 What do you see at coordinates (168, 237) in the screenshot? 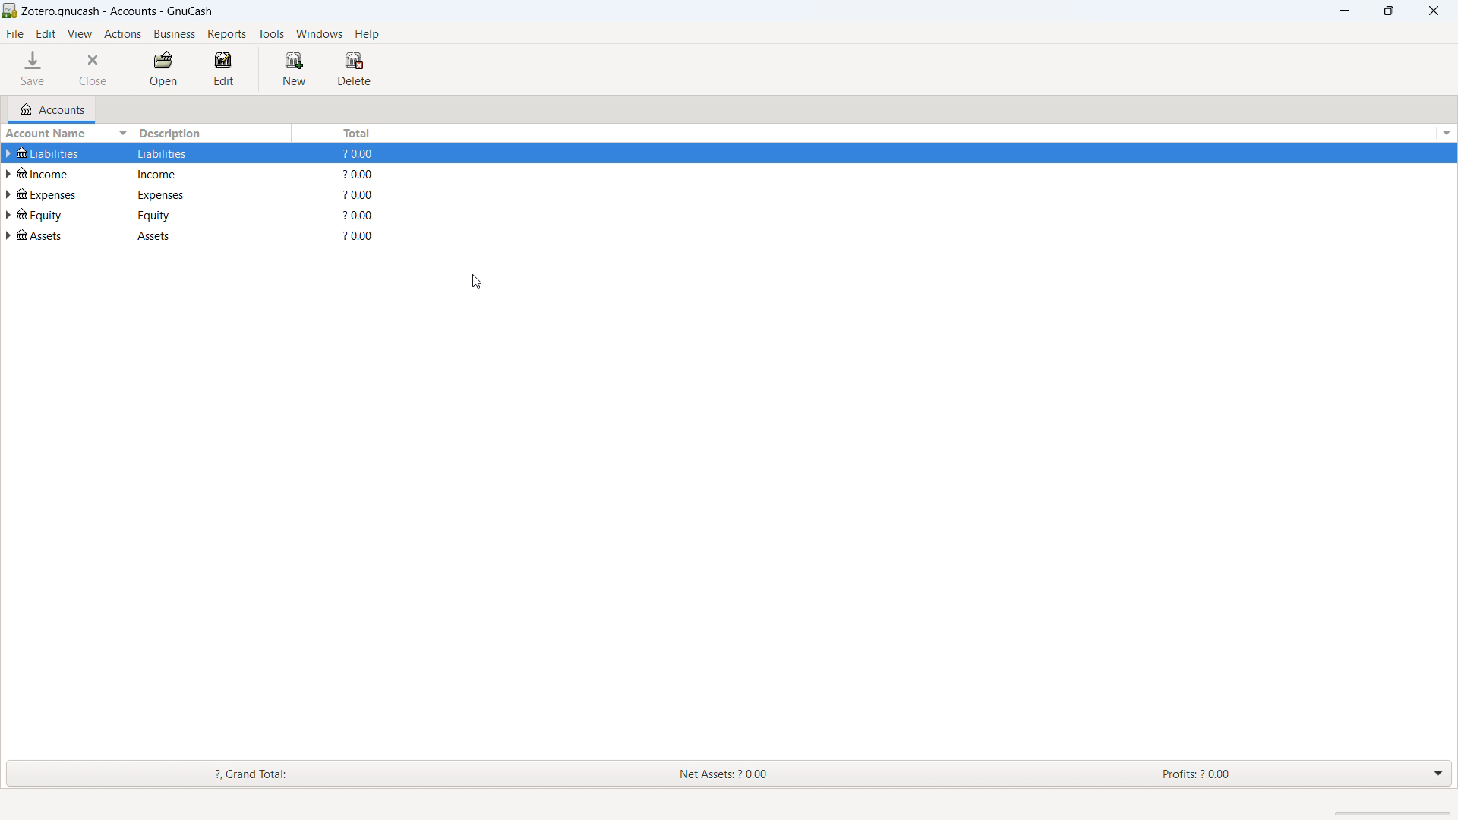
I see `assets` at bounding box center [168, 237].